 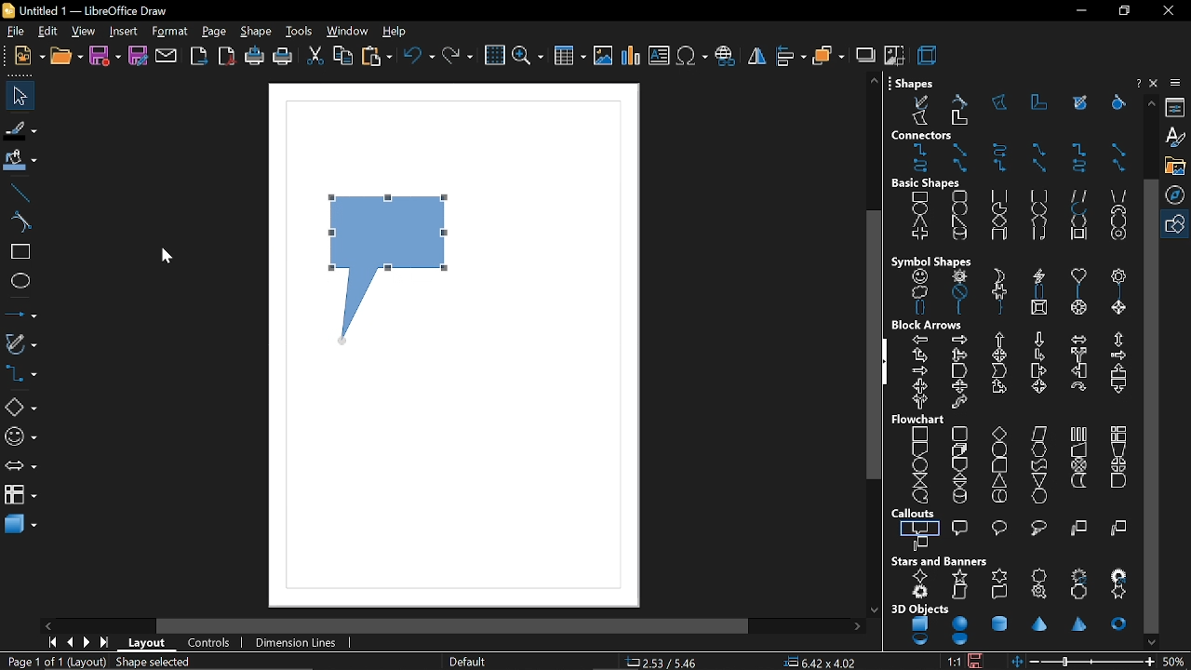 What do you see at coordinates (757, 57) in the screenshot?
I see `flip` at bounding box center [757, 57].